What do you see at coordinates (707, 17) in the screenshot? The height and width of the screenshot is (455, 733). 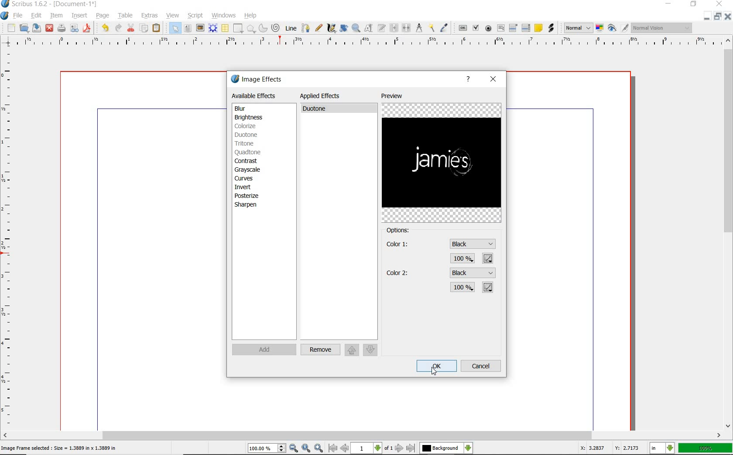 I see `MINIMIZE` at bounding box center [707, 17].